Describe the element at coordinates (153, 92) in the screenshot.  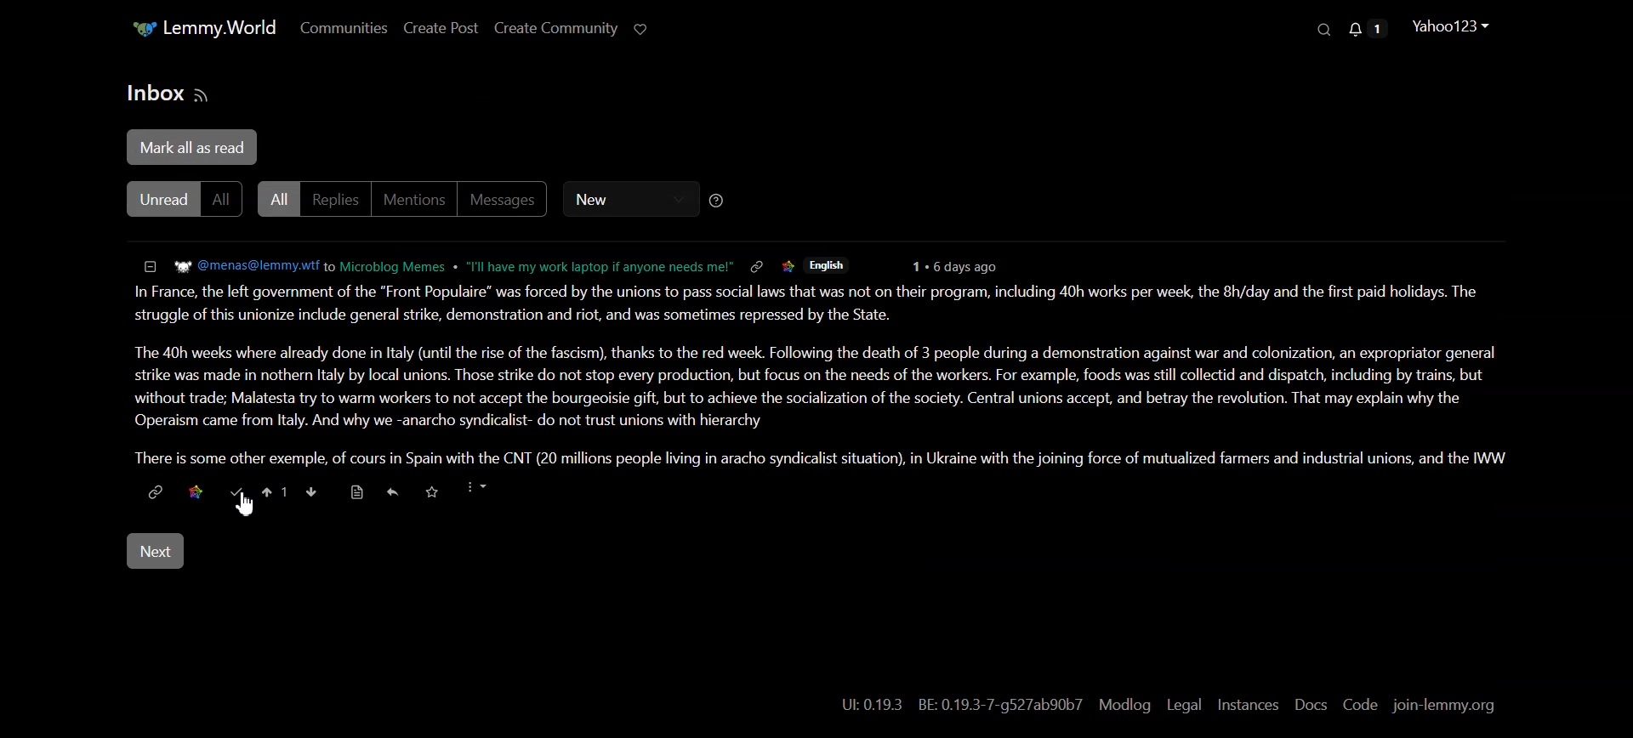
I see `Text` at that location.